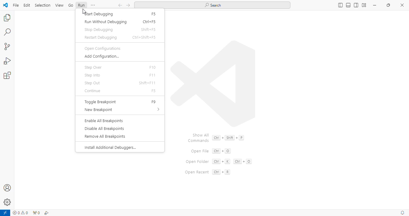 This screenshot has height=216, width=409. Describe the element at coordinates (104, 128) in the screenshot. I see `disable all breakpoints` at that location.